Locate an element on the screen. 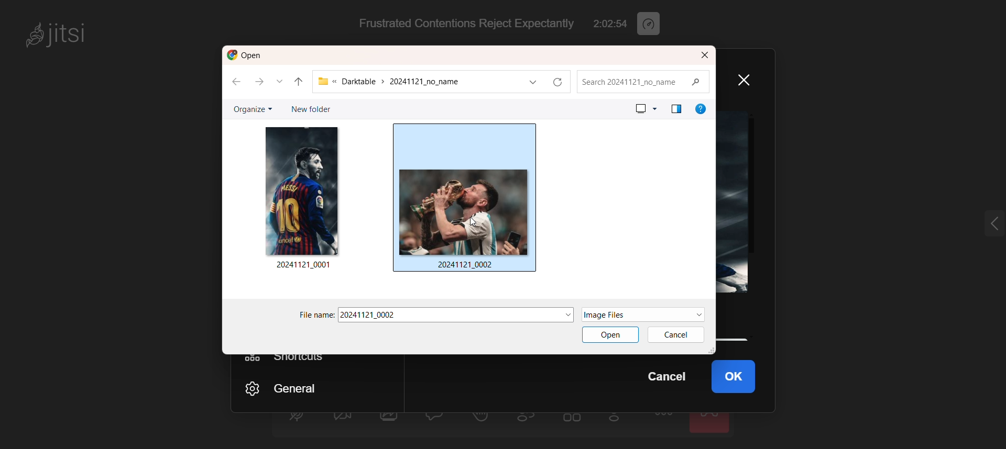 This screenshot has height=449, width=1006. reload is located at coordinates (562, 82).